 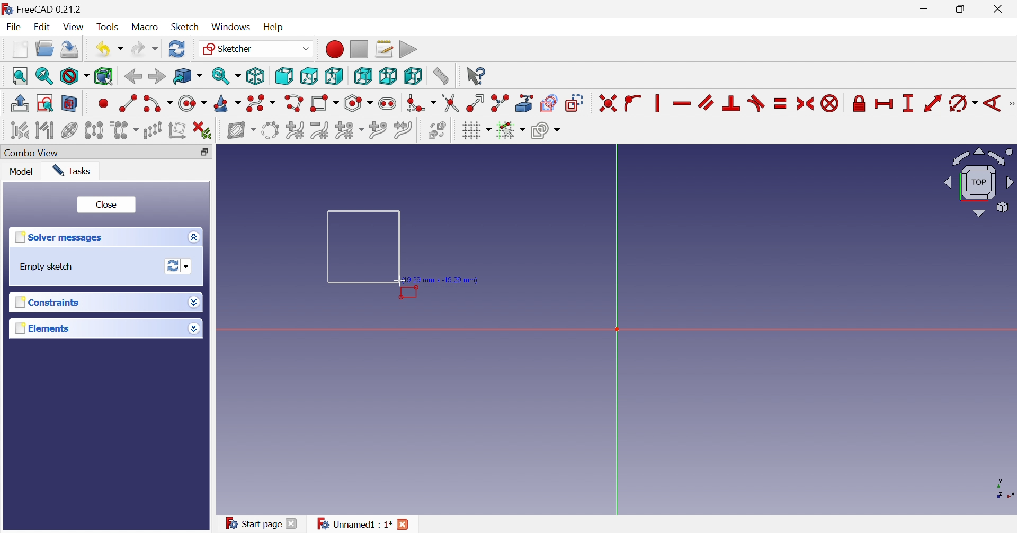 What do you see at coordinates (107, 206) in the screenshot?
I see `Close` at bounding box center [107, 206].